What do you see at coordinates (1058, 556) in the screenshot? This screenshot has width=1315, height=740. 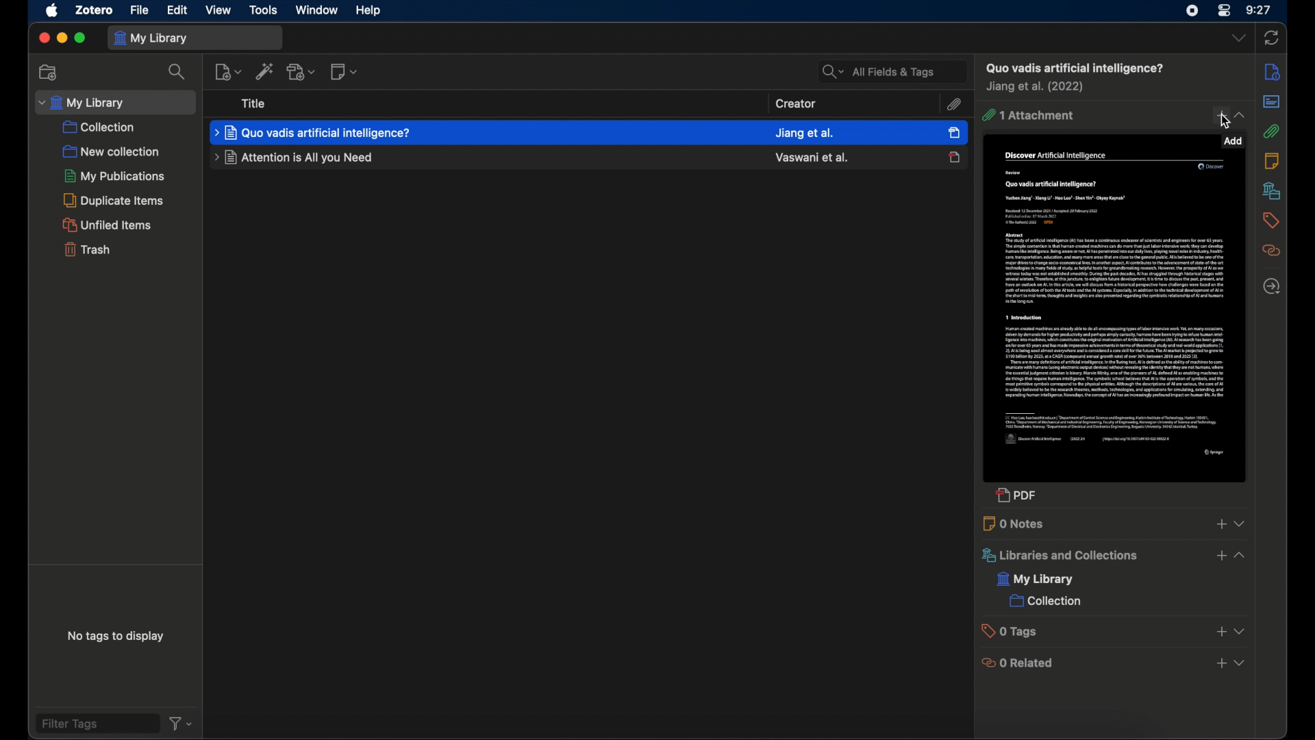 I see `libraries and collections` at bounding box center [1058, 556].